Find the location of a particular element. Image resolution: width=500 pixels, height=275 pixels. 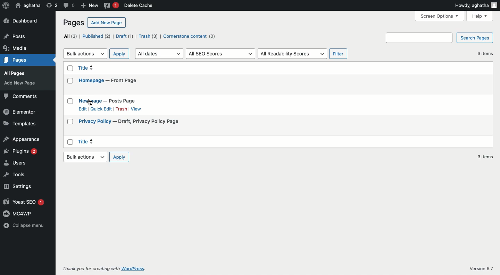

All dates is located at coordinates (159, 53).